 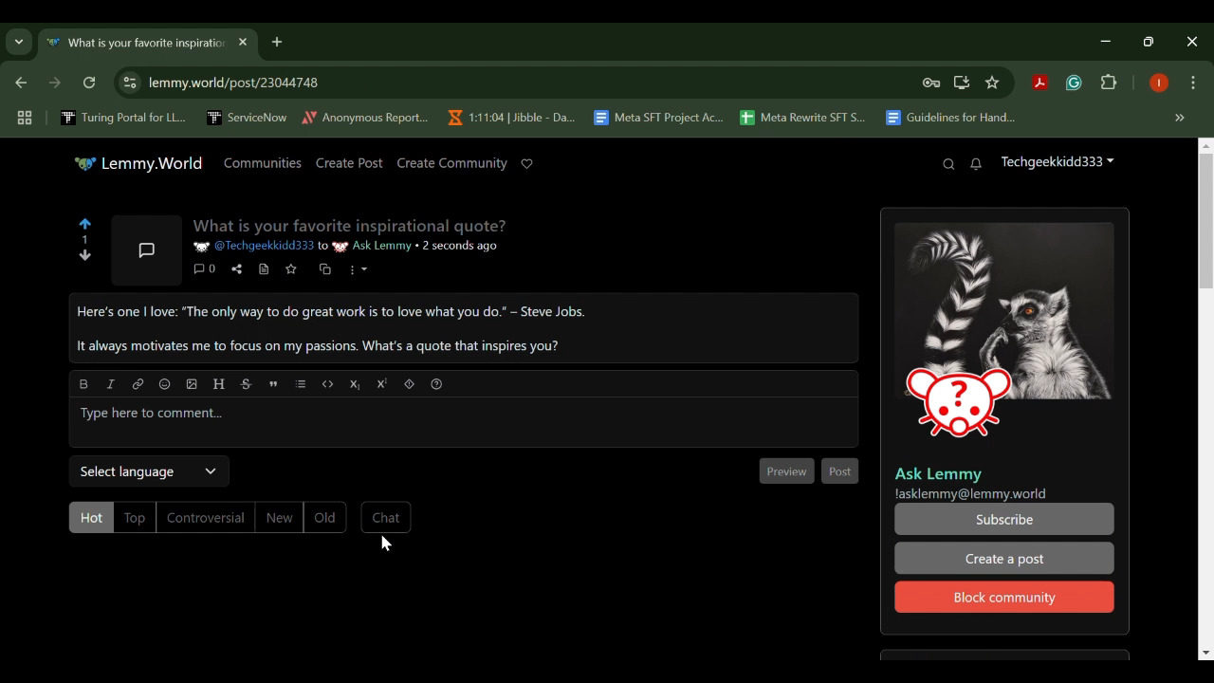 What do you see at coordinates (382, 382) in the screenshot?
I see `Superscript` at bounding box center [382, 382].